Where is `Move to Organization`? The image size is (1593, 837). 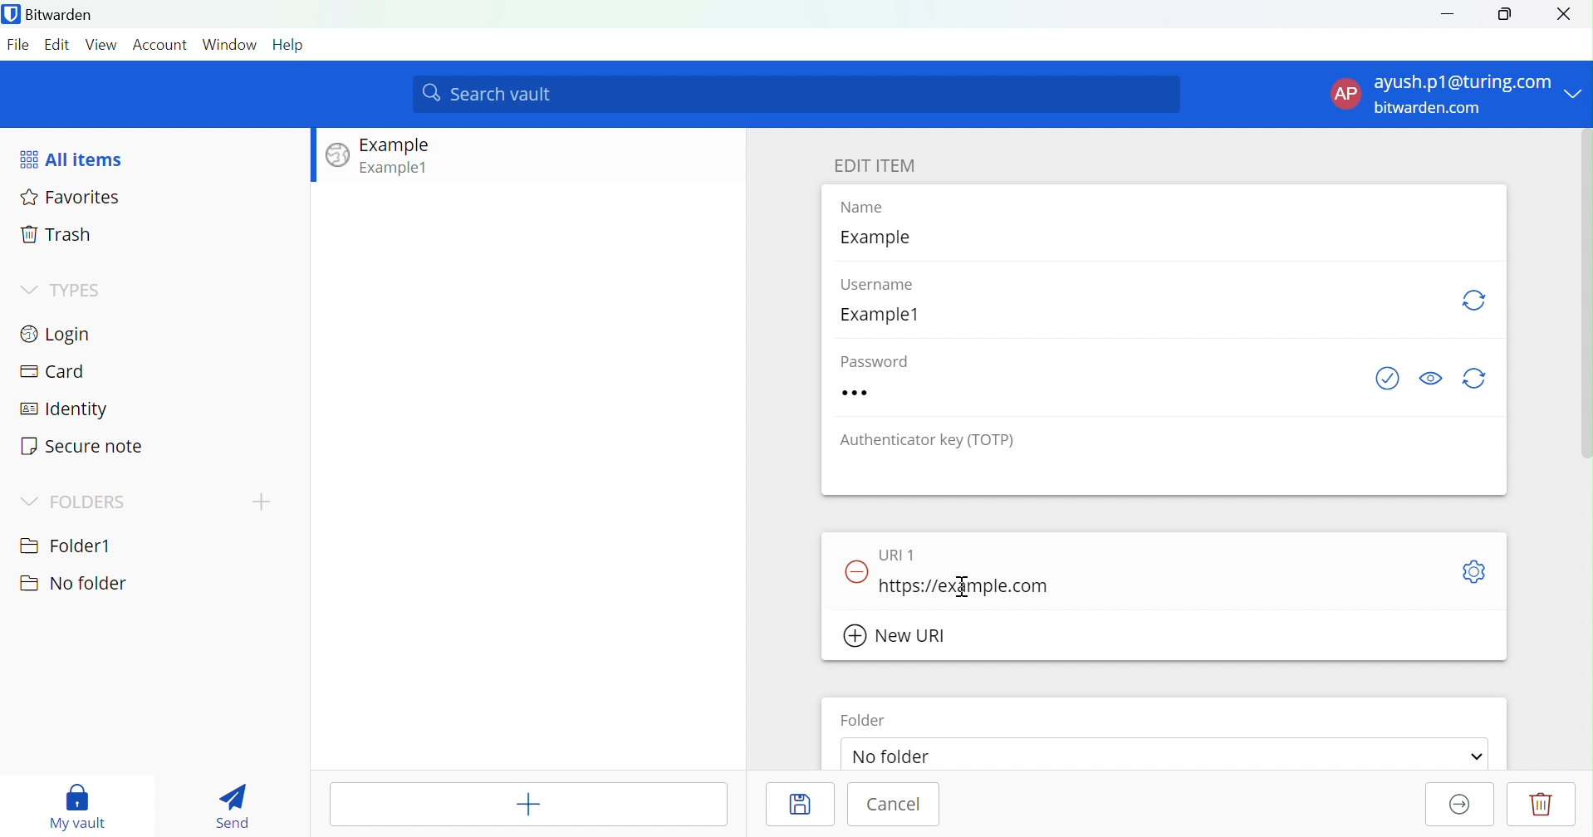 Move to Organization is located at coordinates (1456, 805).